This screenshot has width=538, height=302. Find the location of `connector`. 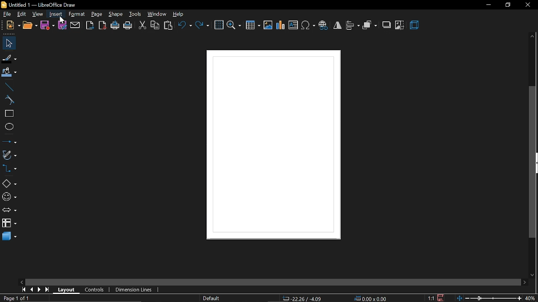

connector is located at coordinates (10, 169).